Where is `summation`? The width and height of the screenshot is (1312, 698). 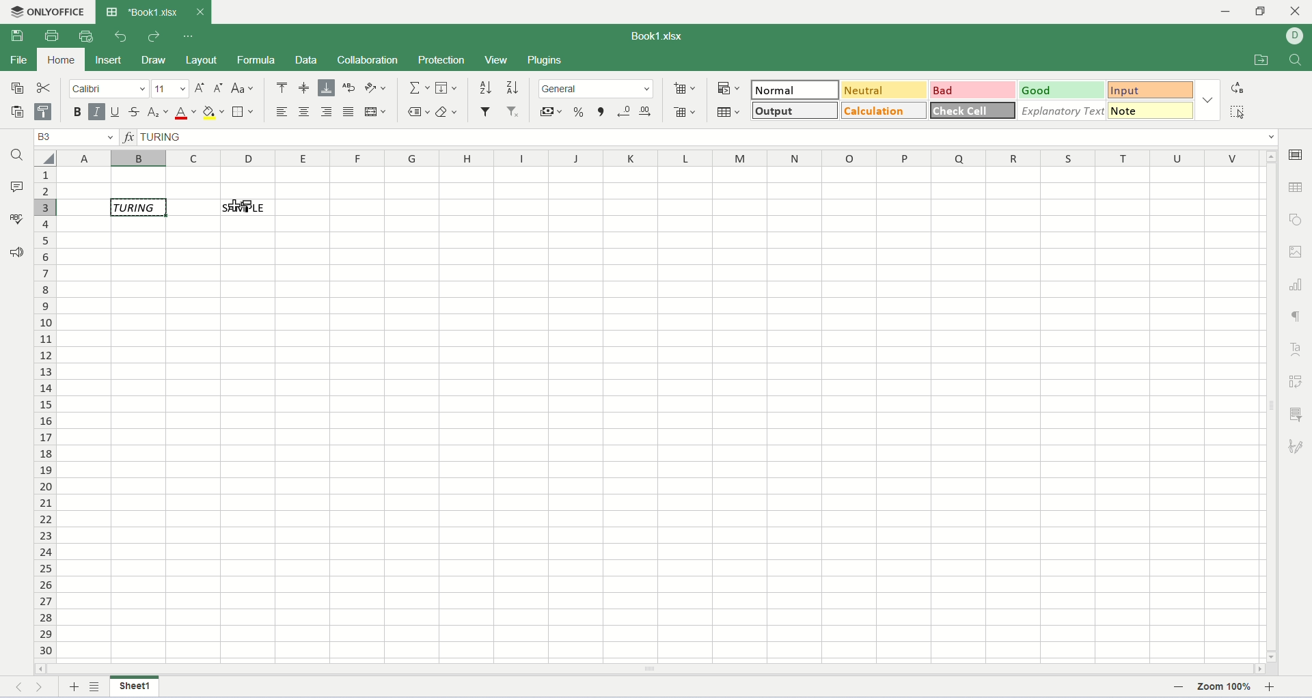 summation is located at coordinates (420, 88).